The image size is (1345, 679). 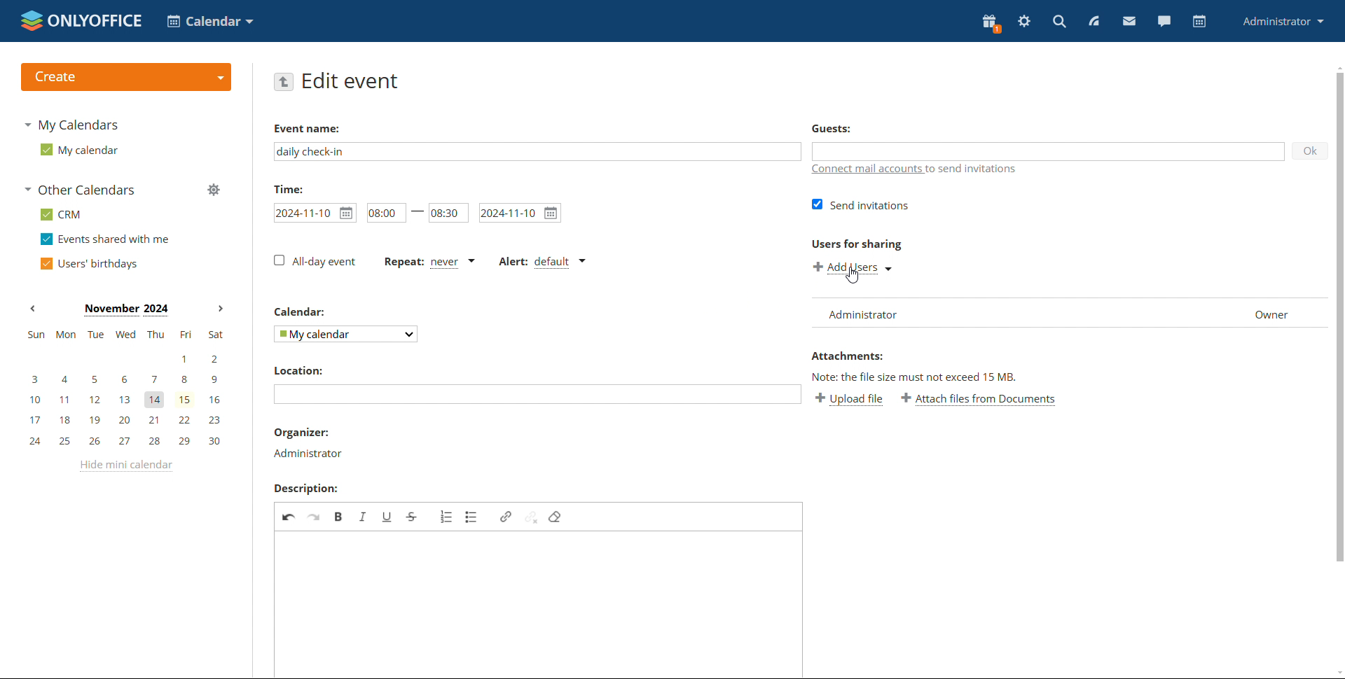 What do you see at coordinates (979, 400) in the screenshot?
I see `attach files from documents` at bounding box center [979, 400].